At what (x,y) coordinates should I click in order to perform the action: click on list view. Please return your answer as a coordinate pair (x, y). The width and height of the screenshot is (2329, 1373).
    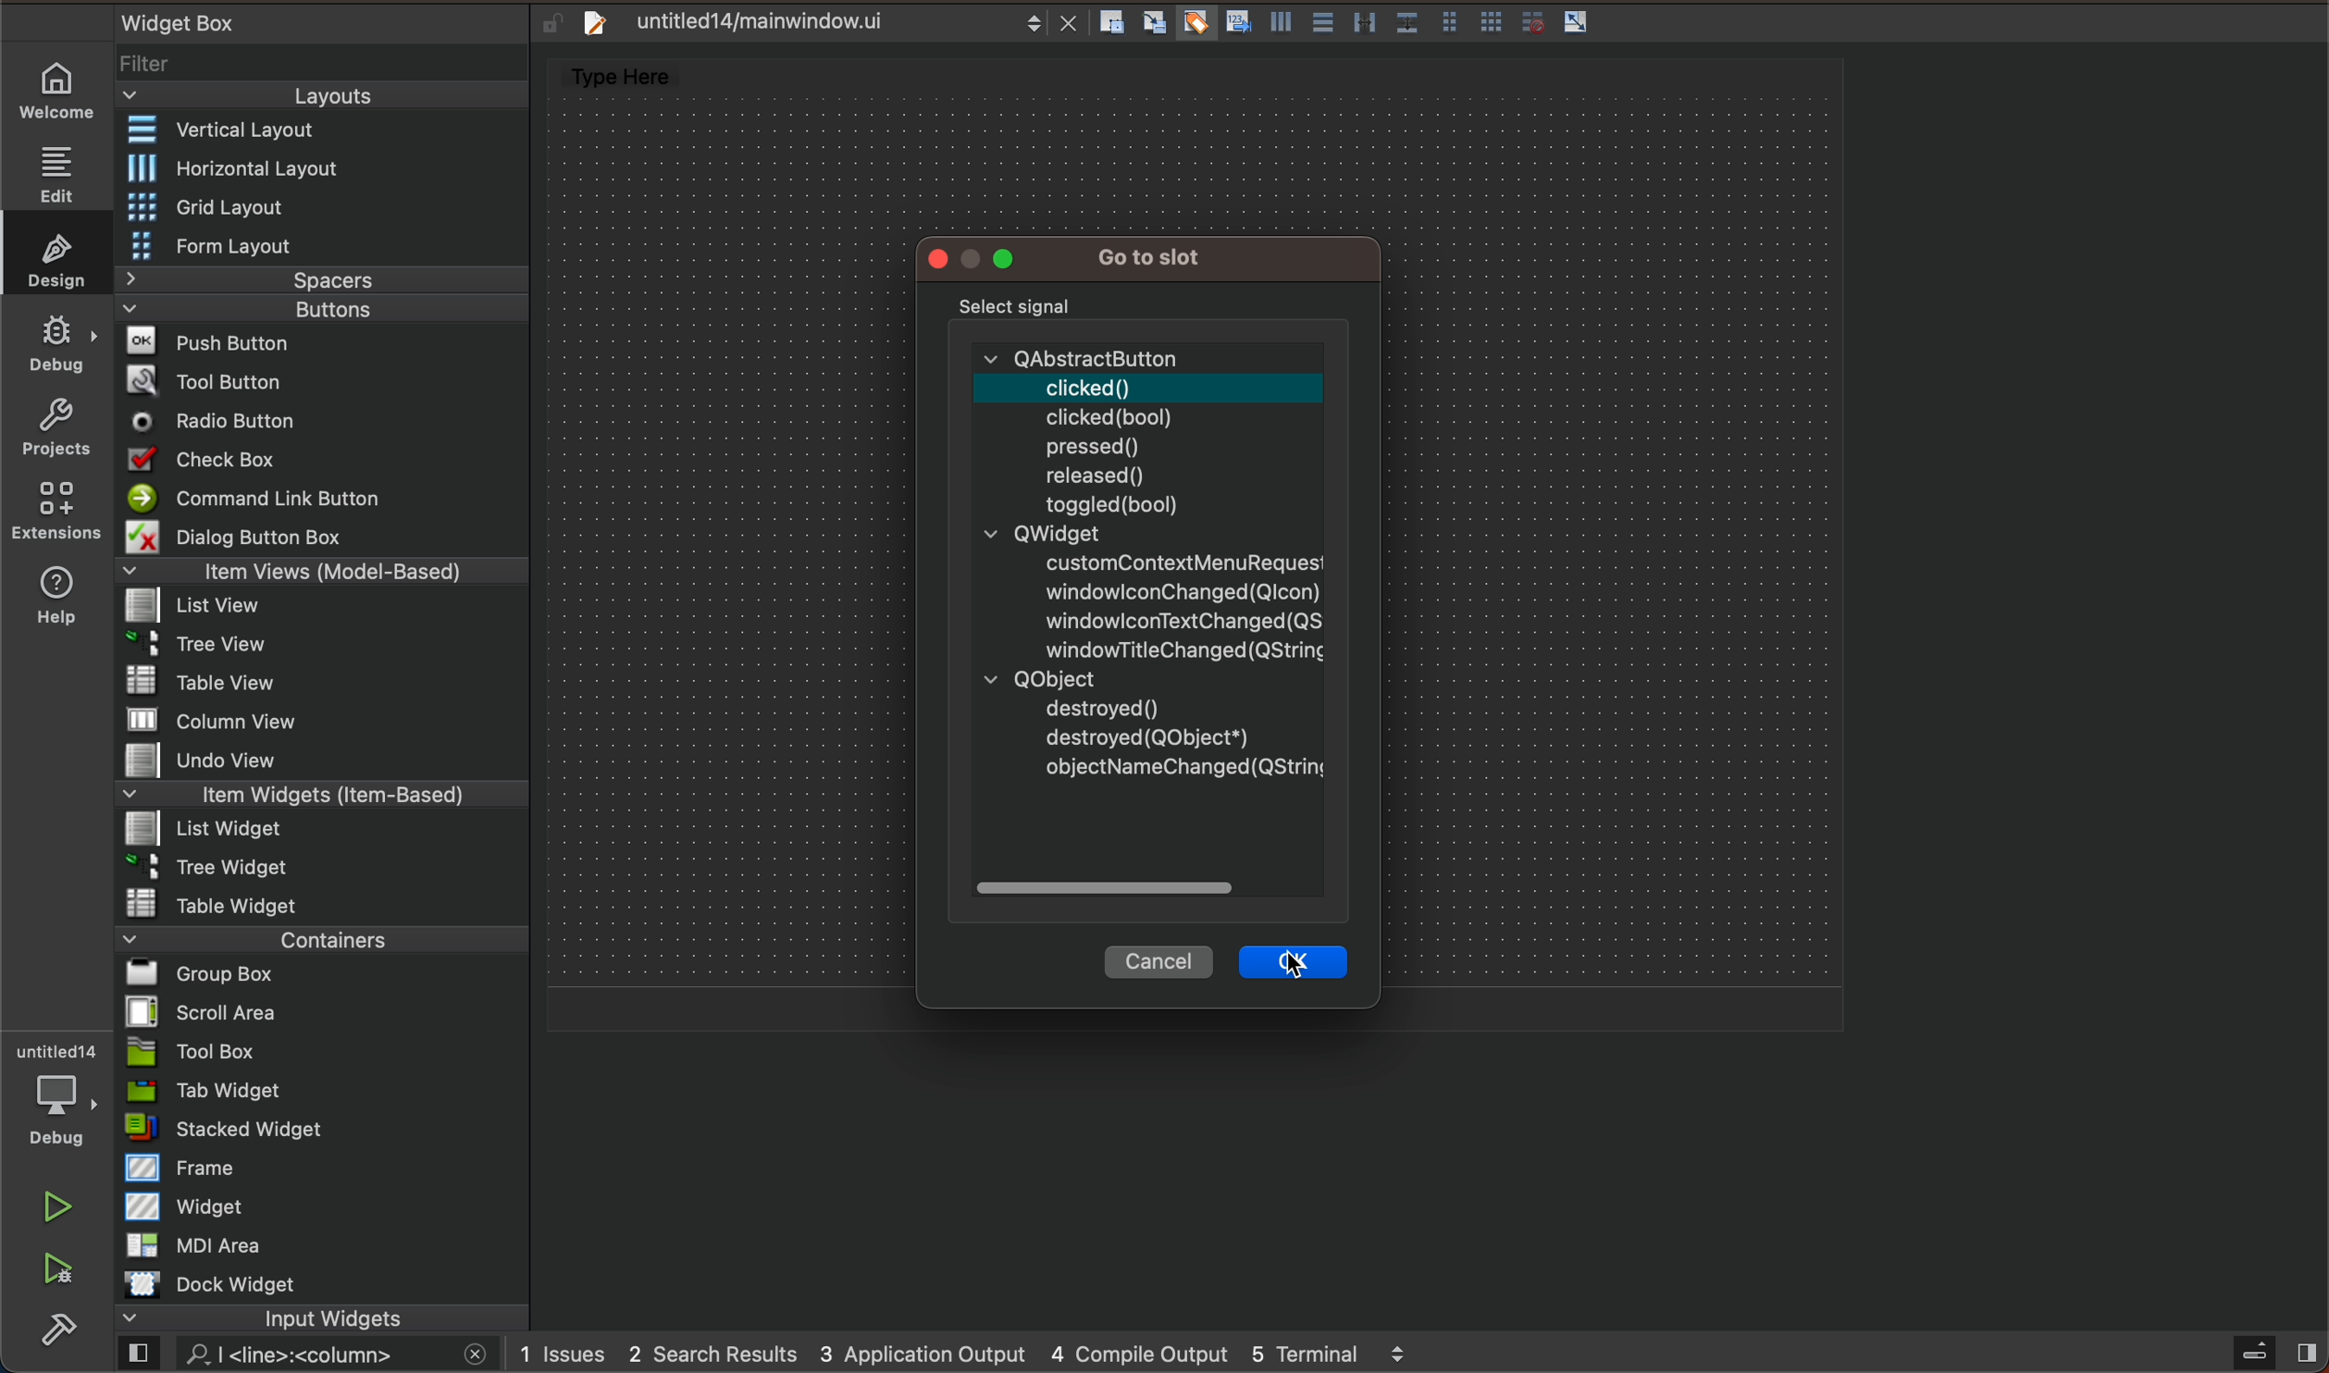
    Looking at the image, I should click on (332, 609).